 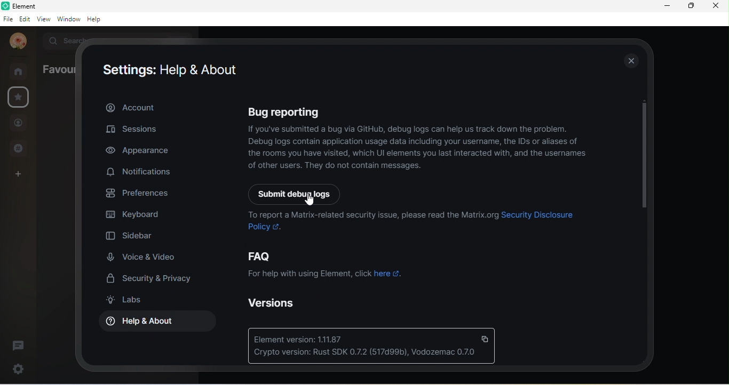 I want to click on about, so click(x=130, y=108).